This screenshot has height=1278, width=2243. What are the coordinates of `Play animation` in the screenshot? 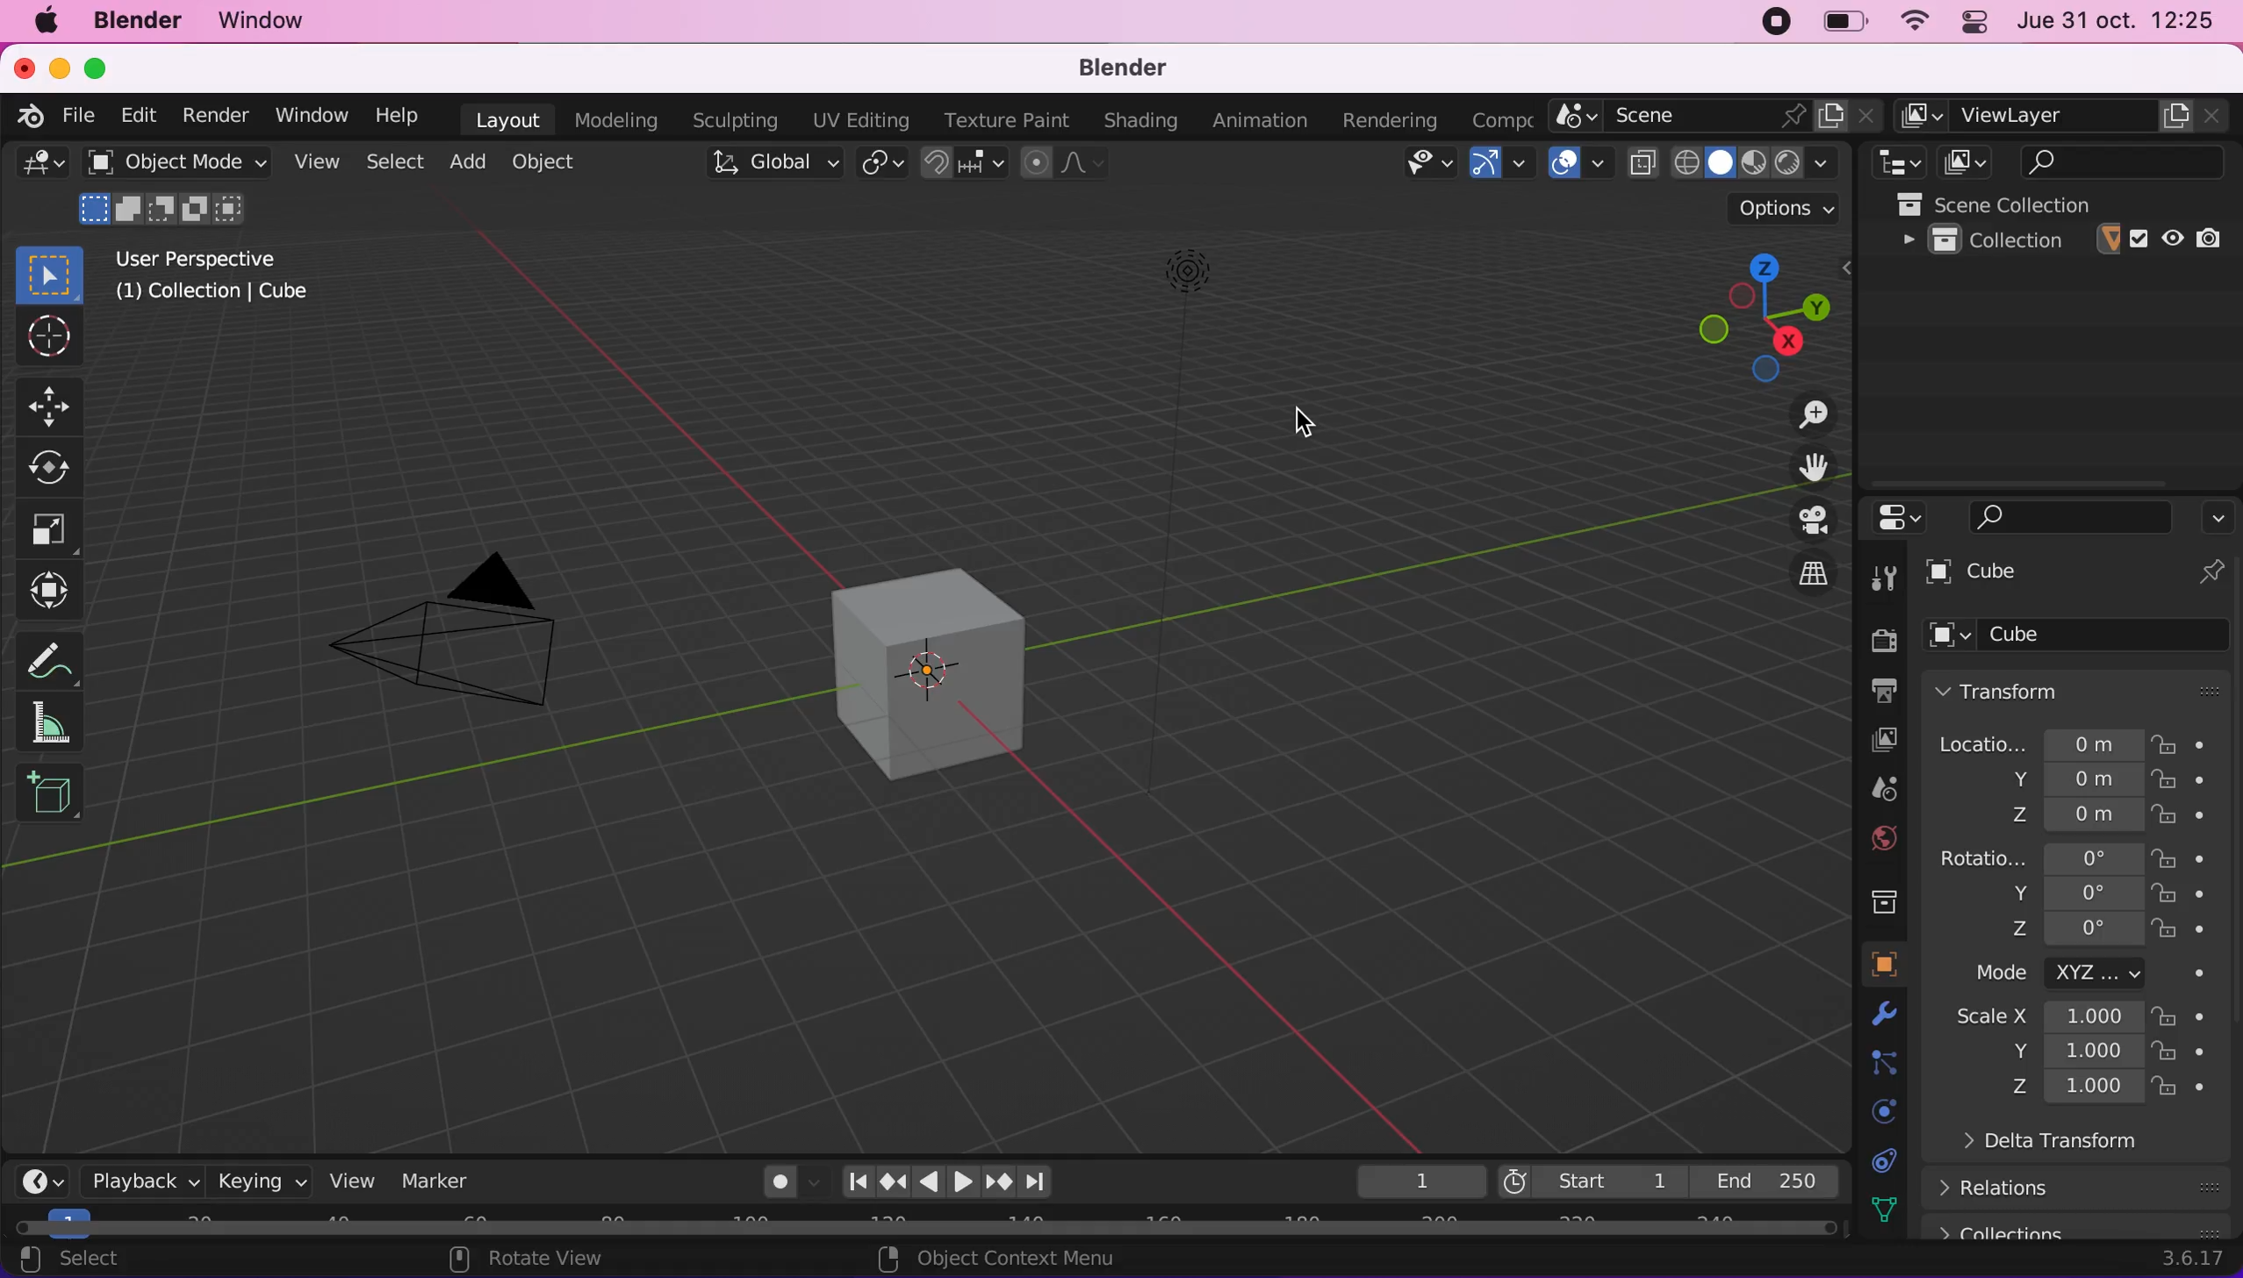 It's located at (961, 1183).